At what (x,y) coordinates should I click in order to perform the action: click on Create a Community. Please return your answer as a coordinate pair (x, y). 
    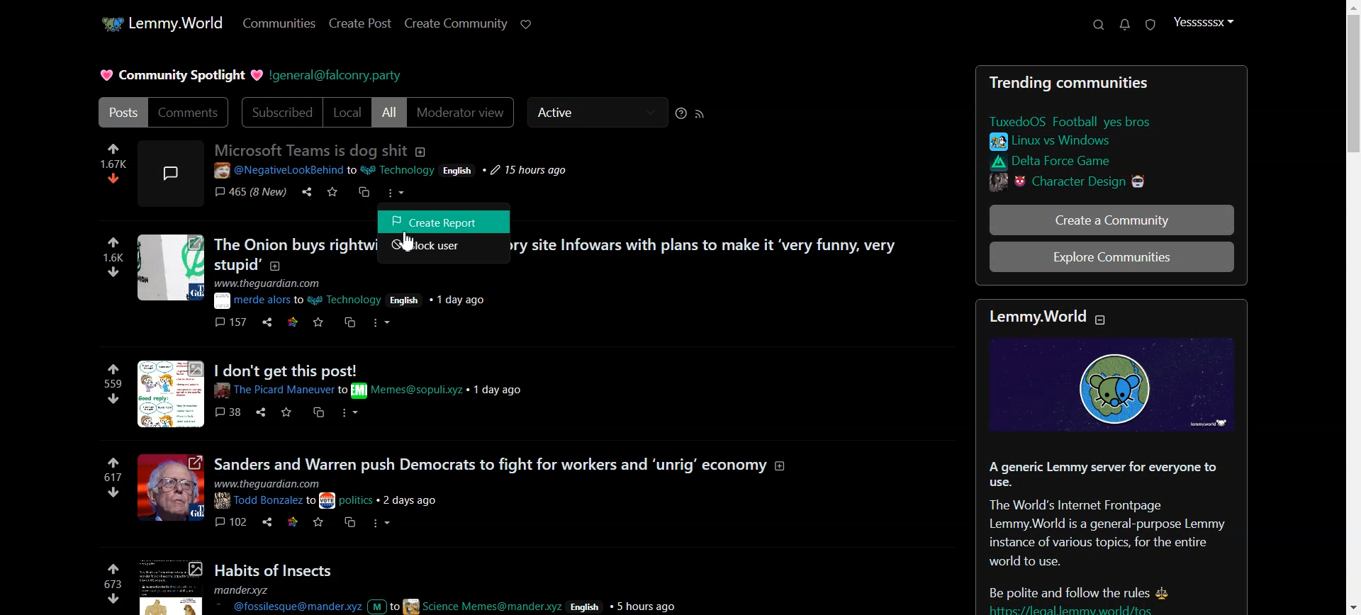
    Looking at the image, I should click on (1111, 220).